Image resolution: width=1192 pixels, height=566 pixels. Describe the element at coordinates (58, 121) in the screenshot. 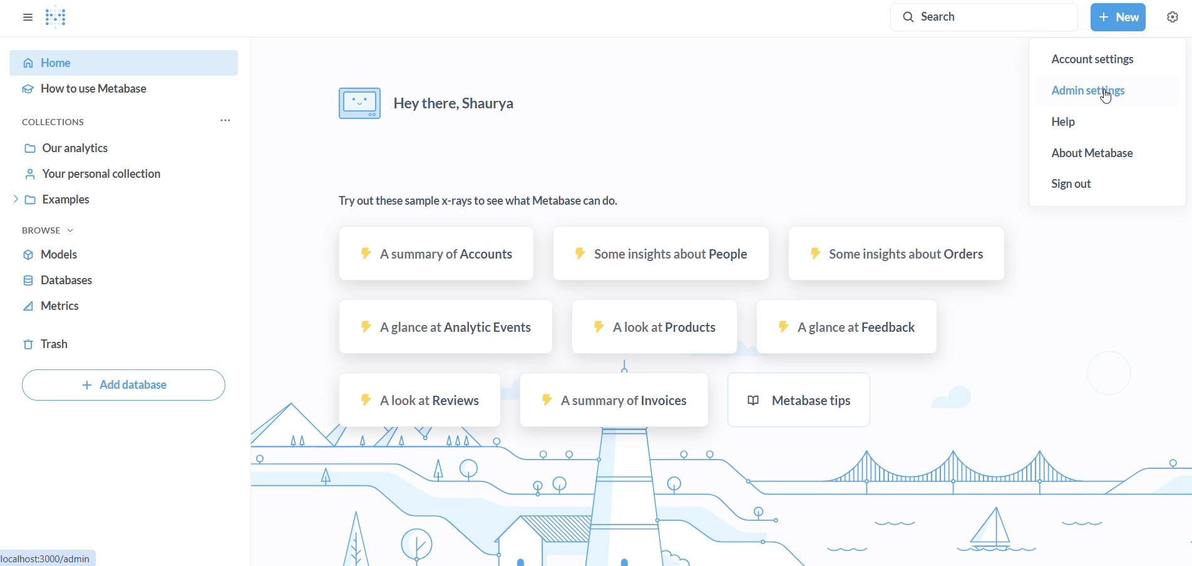

I see `COLLECTIONS` at that location.